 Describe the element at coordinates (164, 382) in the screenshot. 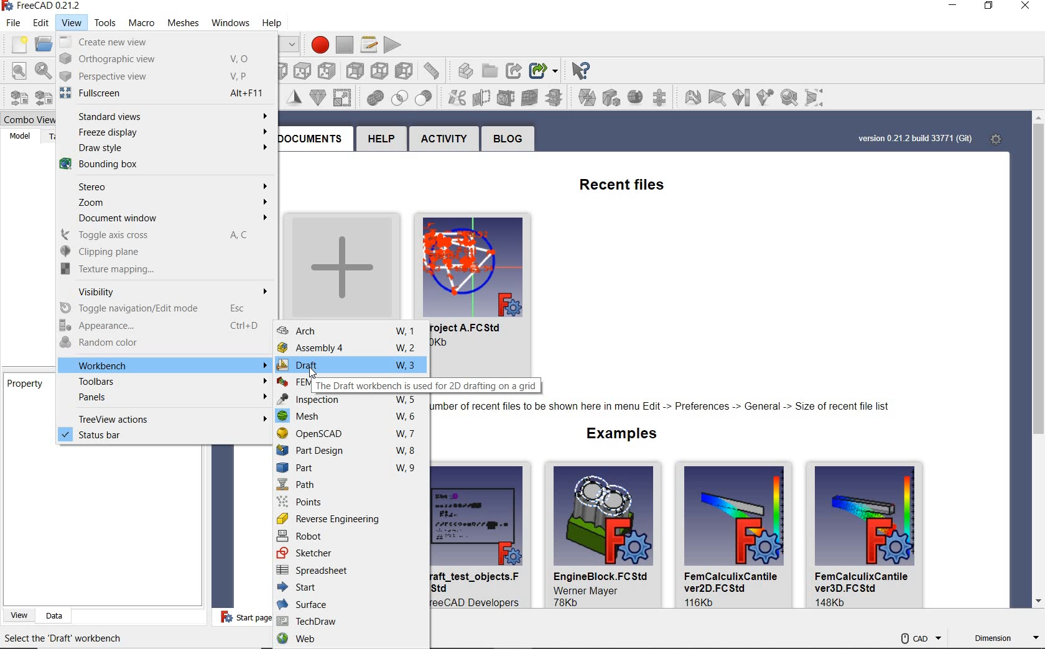

I see `toolbars` at that location.